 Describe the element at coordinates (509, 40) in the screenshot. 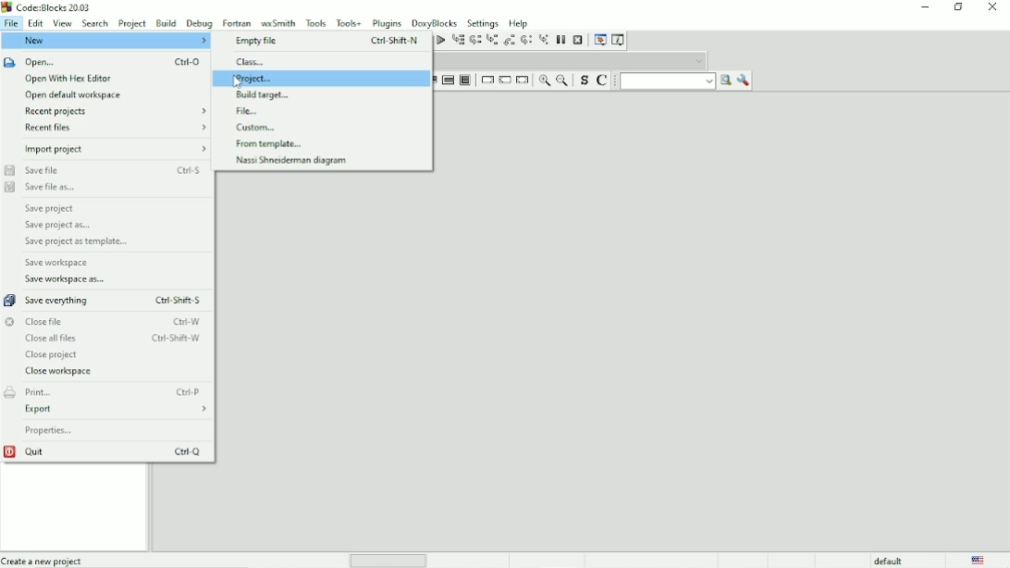

I see `Step out` at that location.